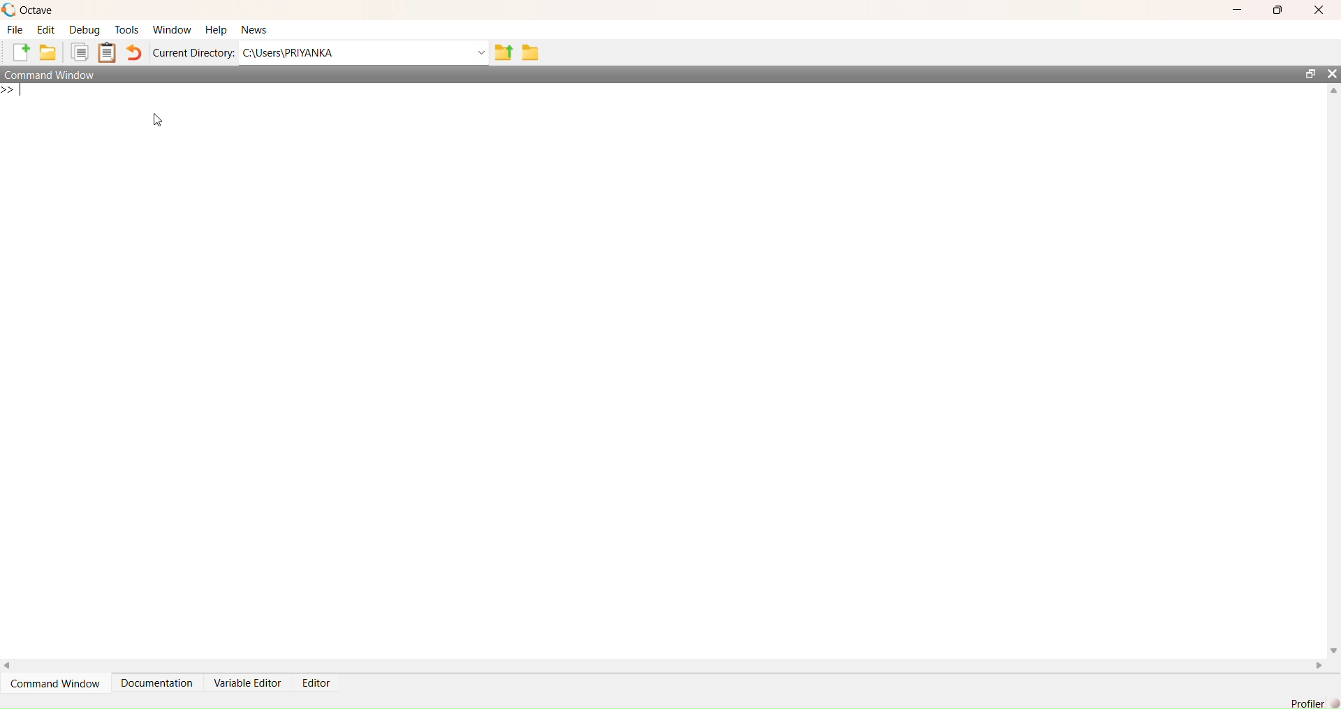 This screenshot has height=709, width=1341. What do you see at coordinates (31, 8) in the screenshot?
I see `Octave` at bounding box center [31, 8].